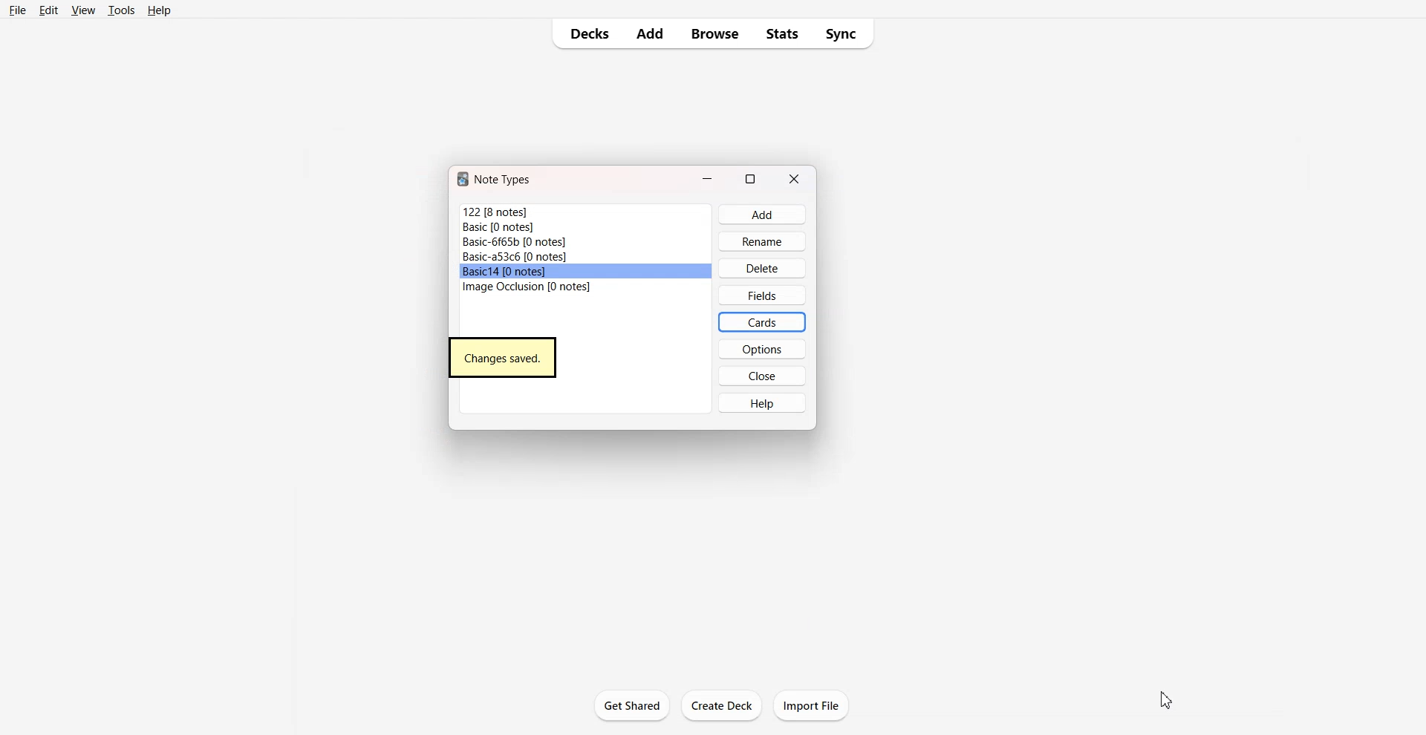 The width and height of the screenshot is (1426, 735). Describe the element at coordinates (795, 178) in the screenshot. I see `Close` at that location.